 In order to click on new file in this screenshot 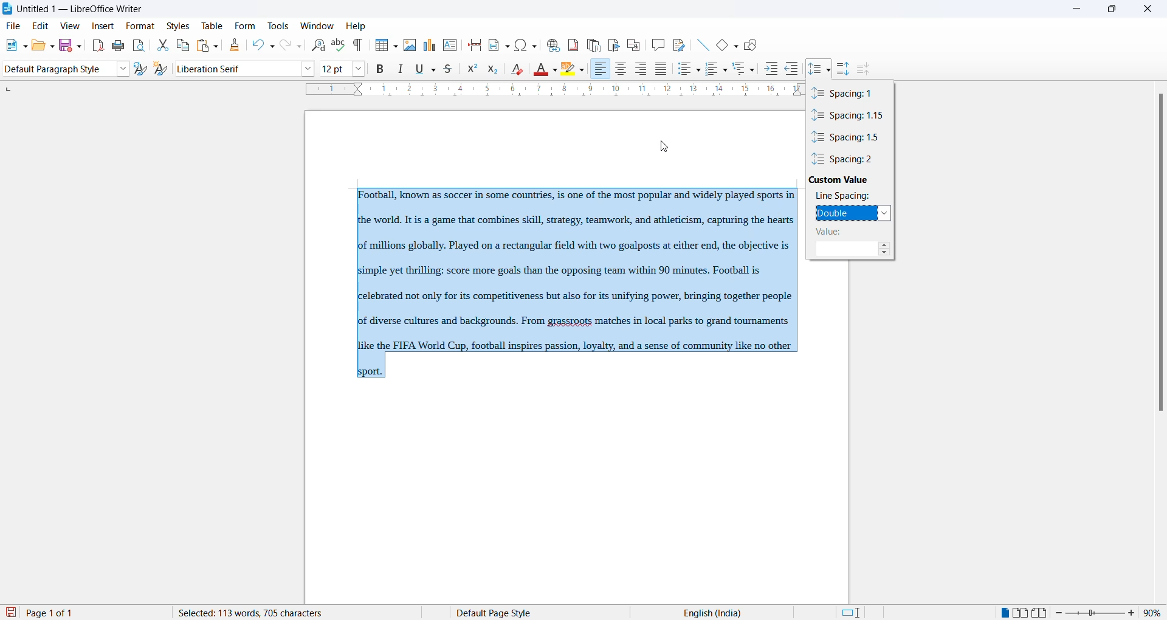, I will do `click(9, 46)`.